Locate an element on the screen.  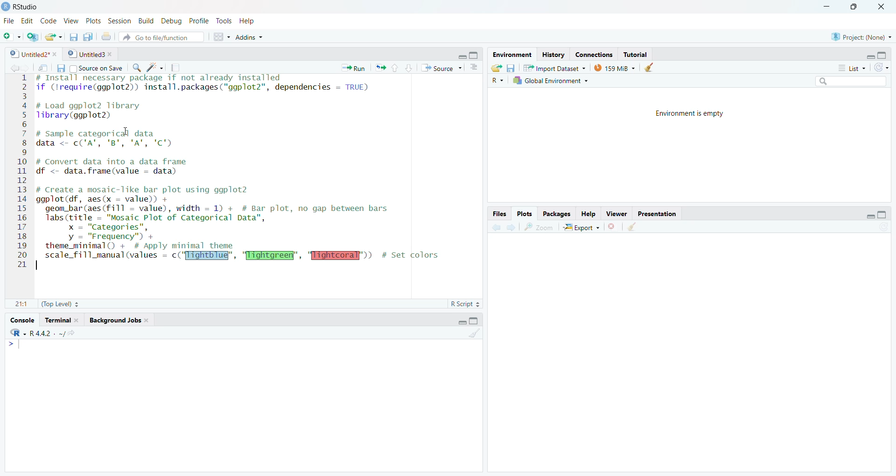
Down is located at coordinates (409, 67).